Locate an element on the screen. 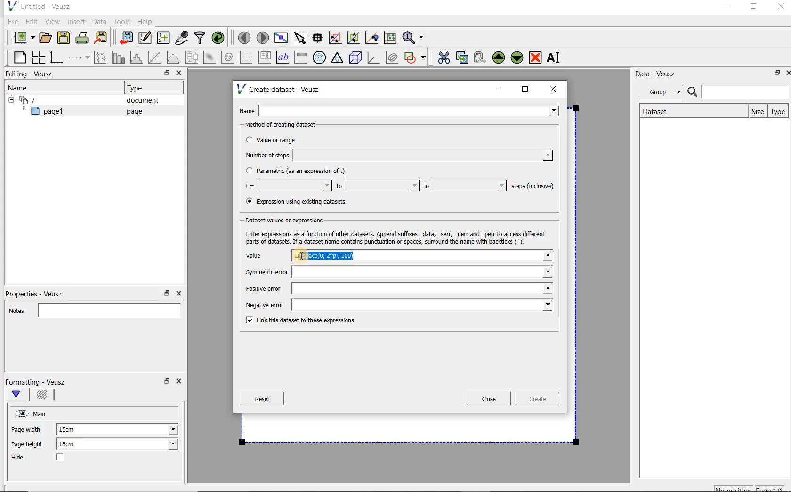 Image resolution: width=791 pixels, height=492 pixels. to is located at coordinates (377, 186).